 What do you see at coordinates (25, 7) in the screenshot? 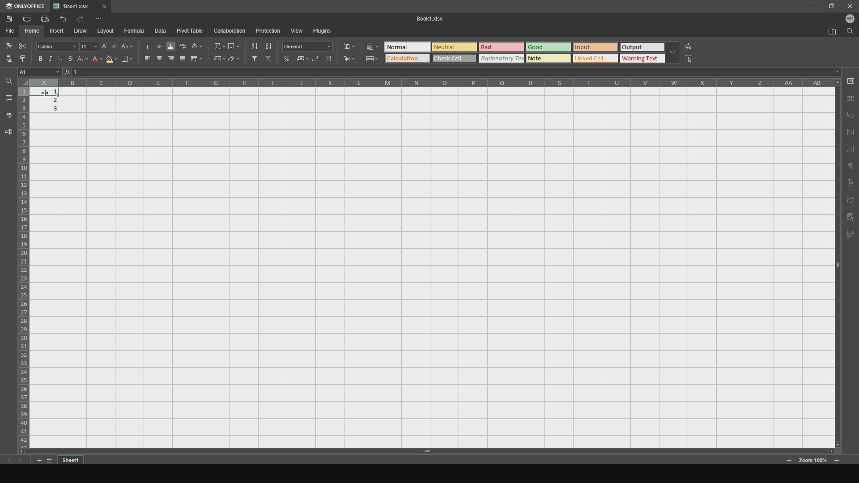
I see `onlyoffice` at bounding box center [25, 7].